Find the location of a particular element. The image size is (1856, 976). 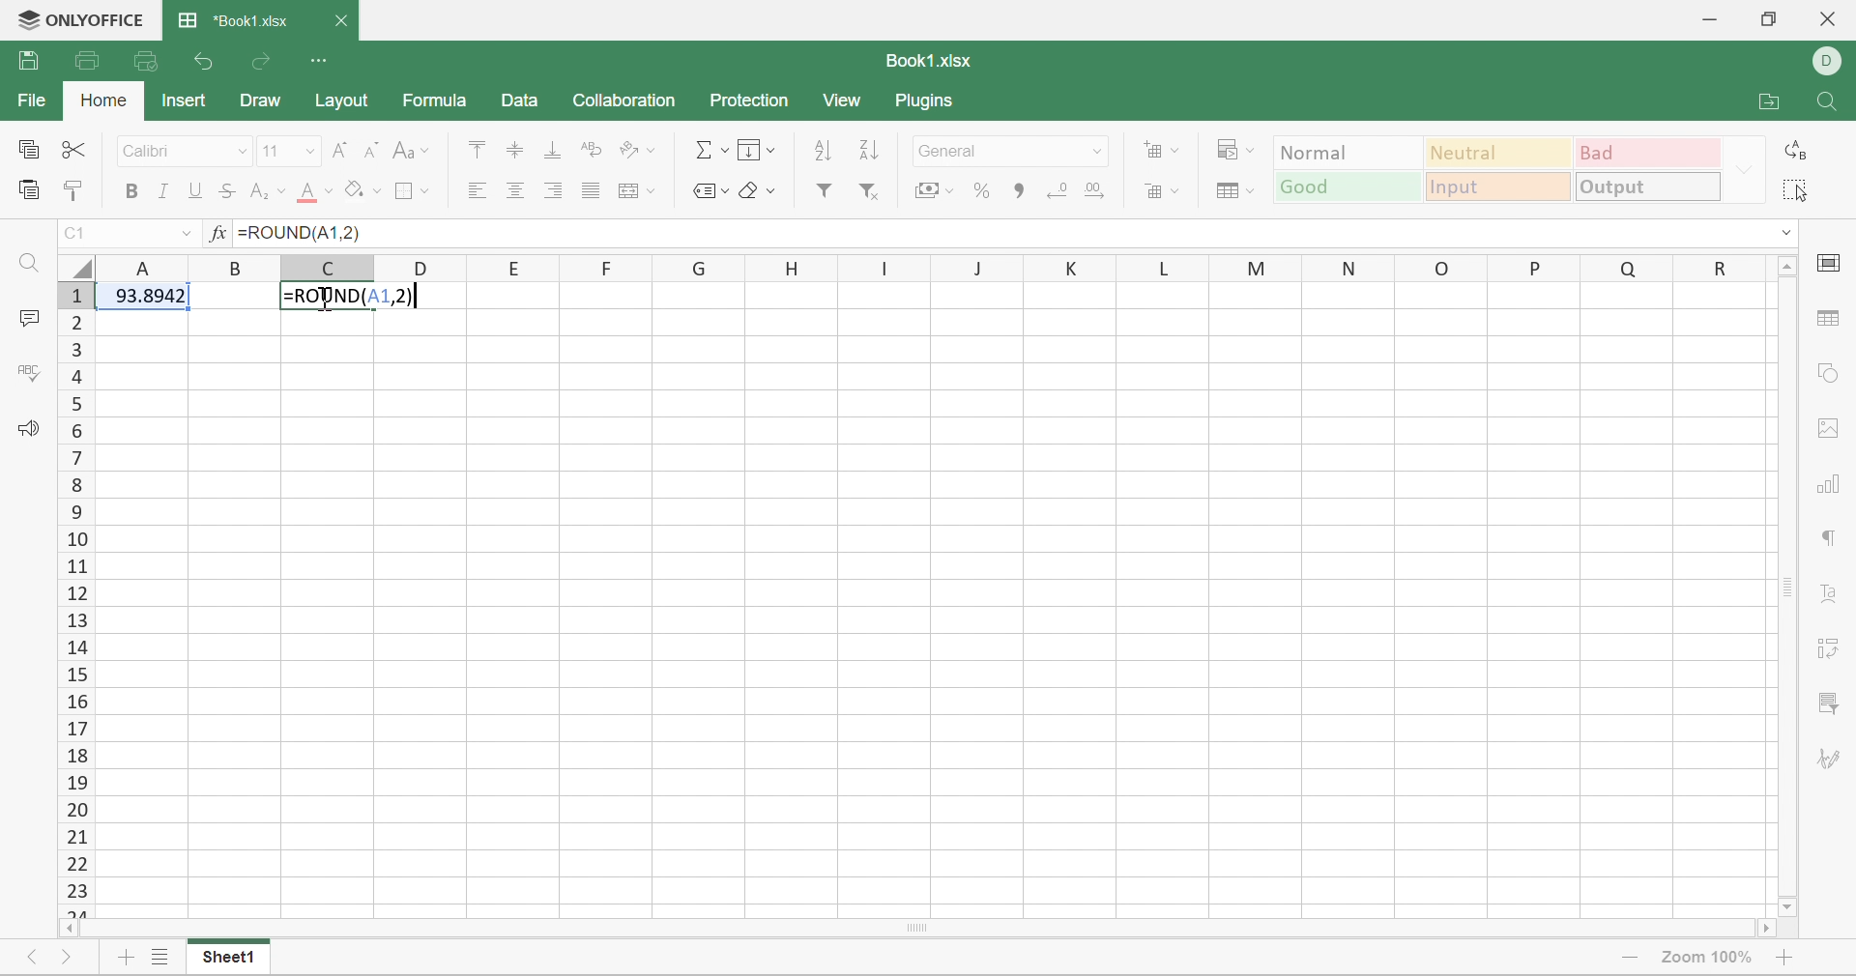

Chart settings is located at coordinates (1831, 487).